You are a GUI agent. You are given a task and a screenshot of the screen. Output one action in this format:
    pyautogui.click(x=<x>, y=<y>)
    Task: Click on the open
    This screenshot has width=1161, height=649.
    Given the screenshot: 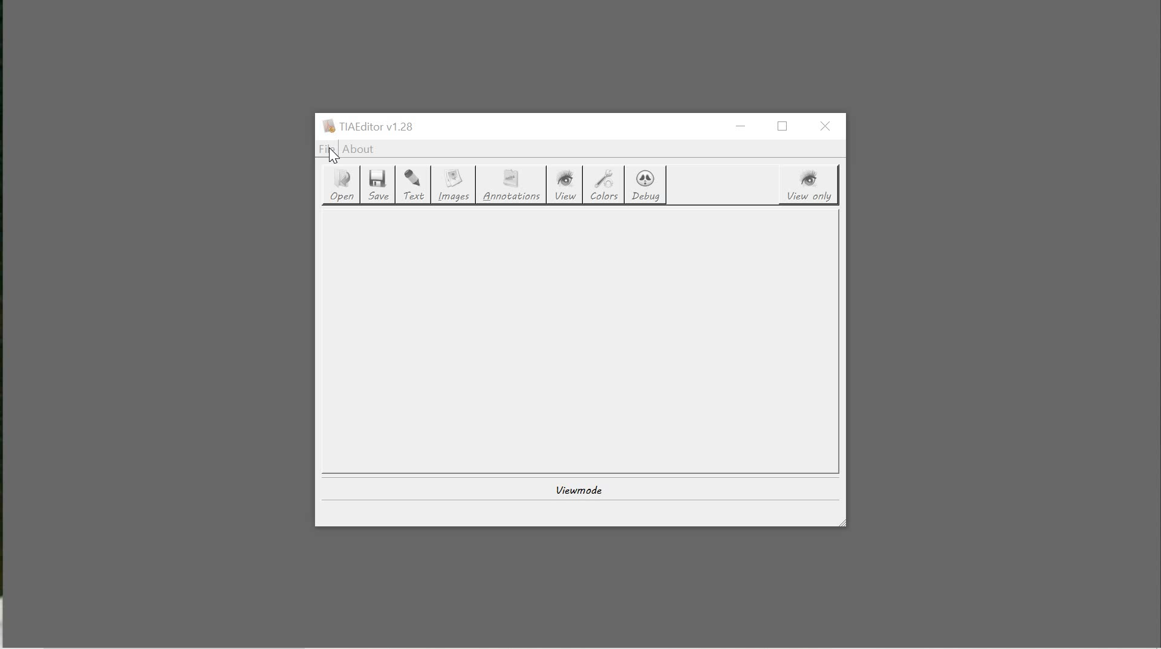 What is the action you would take?
    pyautogui.click(x=340, y=186)
    